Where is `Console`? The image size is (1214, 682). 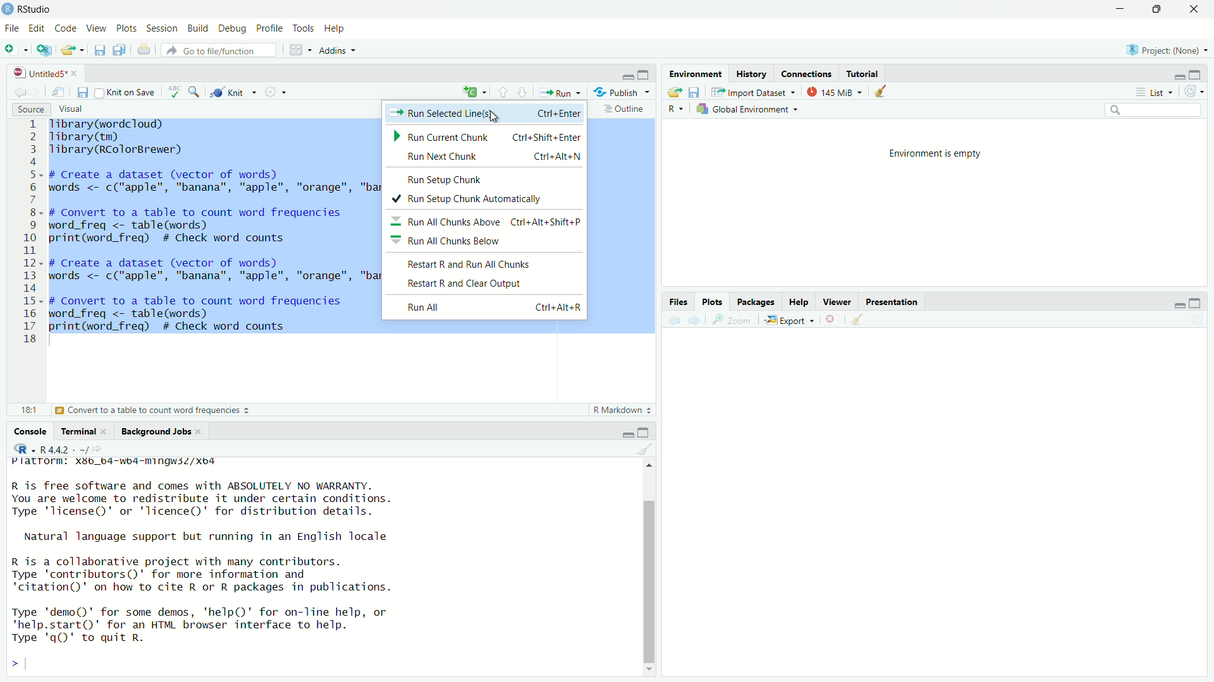 Console is located at coordinates (27, 431).